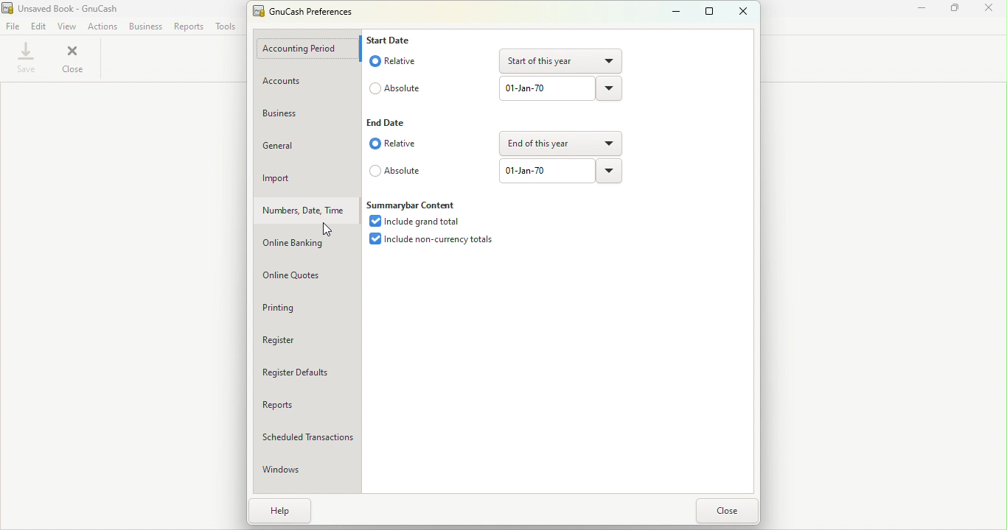 The width and height of the screenshot is (1007, 530). Describe the element at coordinates (324, 232) in the screenshot. I see `cursor` at that location.